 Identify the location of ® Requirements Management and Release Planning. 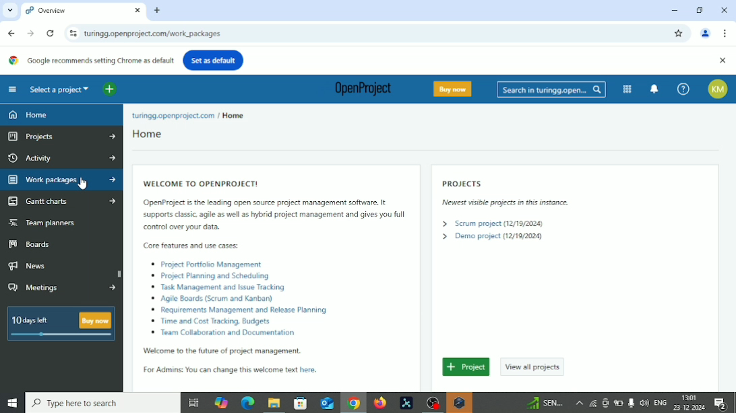
(237, 310).